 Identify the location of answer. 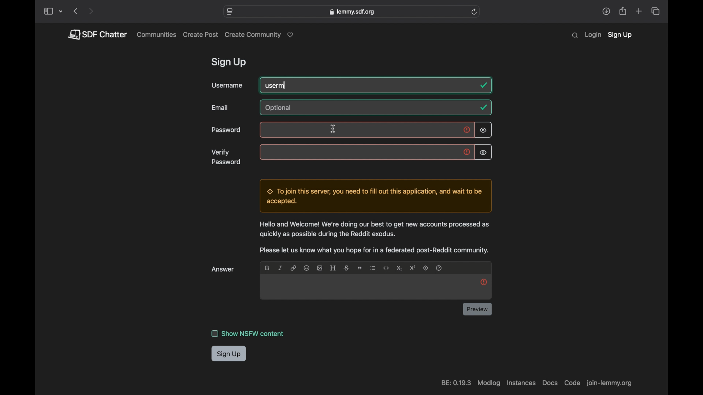
(224, 269).